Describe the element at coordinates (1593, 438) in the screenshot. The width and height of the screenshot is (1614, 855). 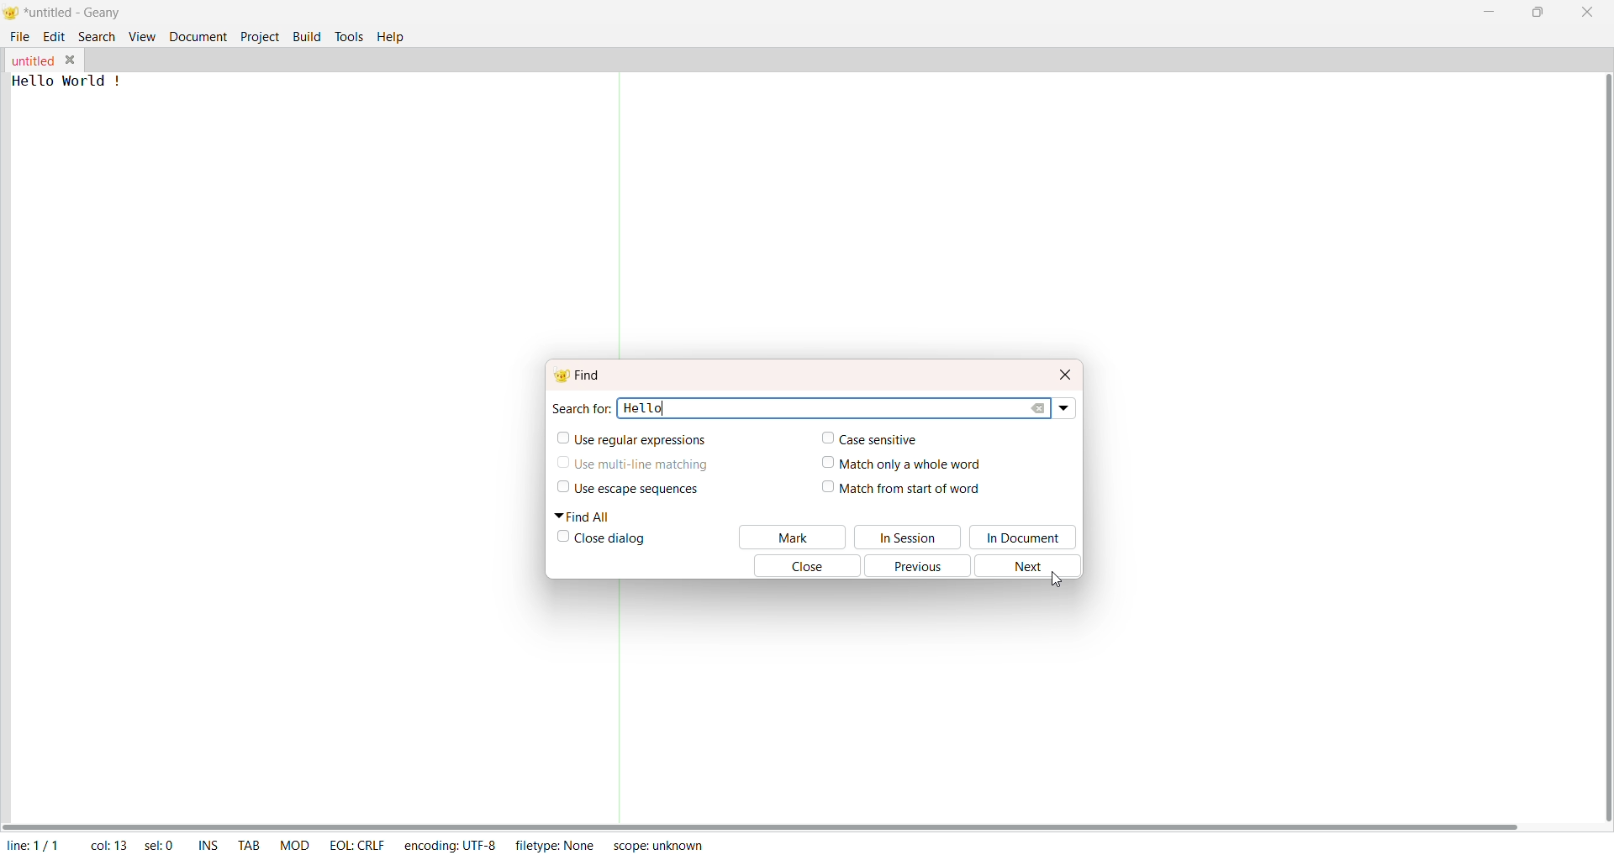
I see `Vertical Horizontal Bar` at that location.